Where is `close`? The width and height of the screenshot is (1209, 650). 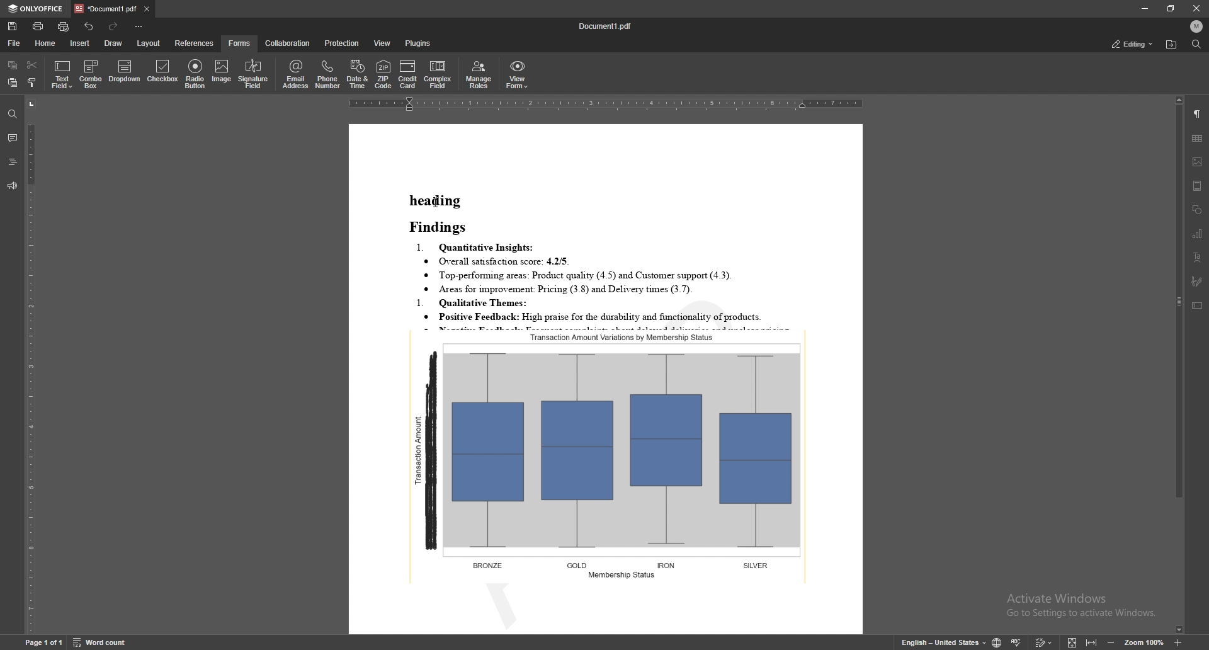
close is located at coordinates (1198, 9).